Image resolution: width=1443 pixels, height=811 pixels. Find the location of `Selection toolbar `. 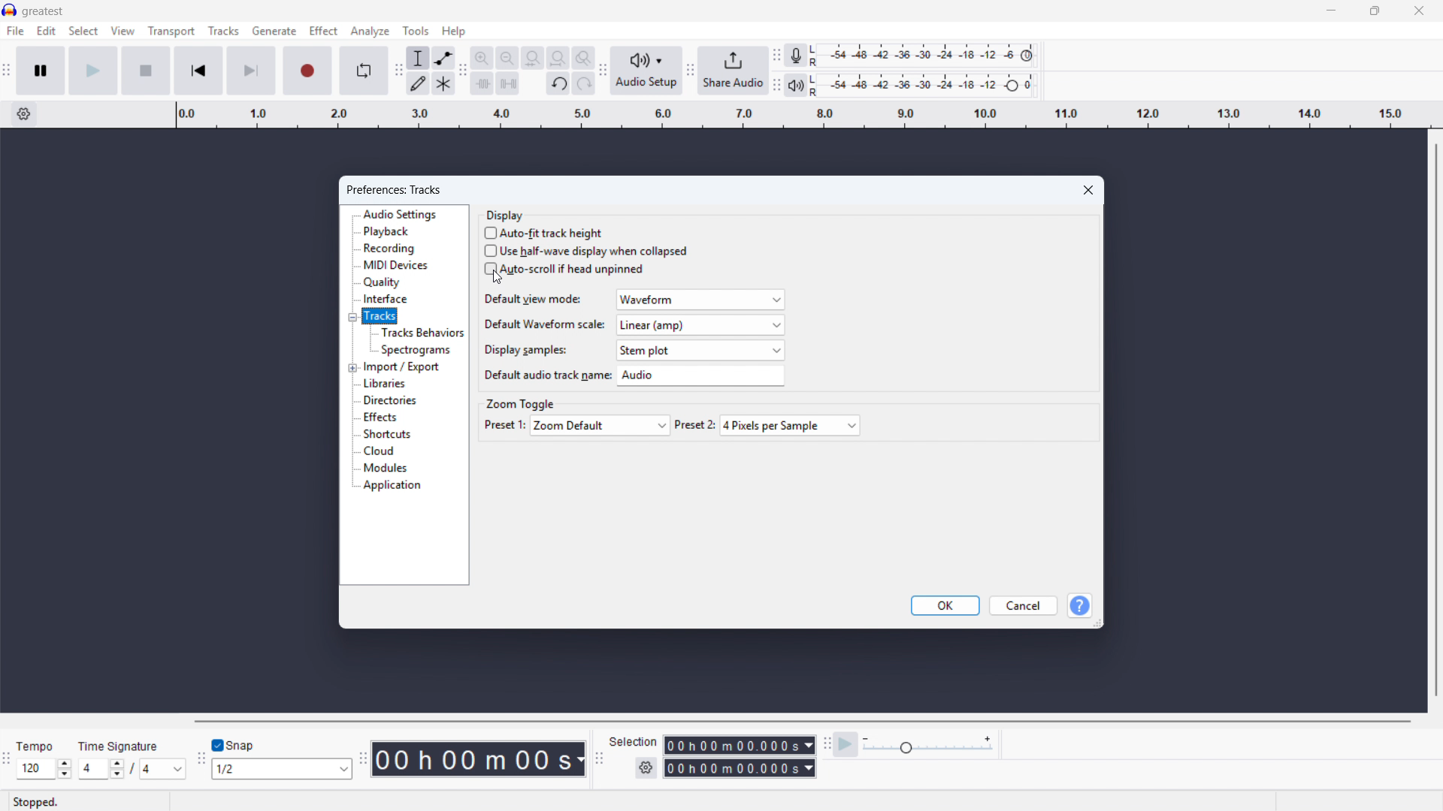

Selection toolbar  is located at coordinates (600, 761).